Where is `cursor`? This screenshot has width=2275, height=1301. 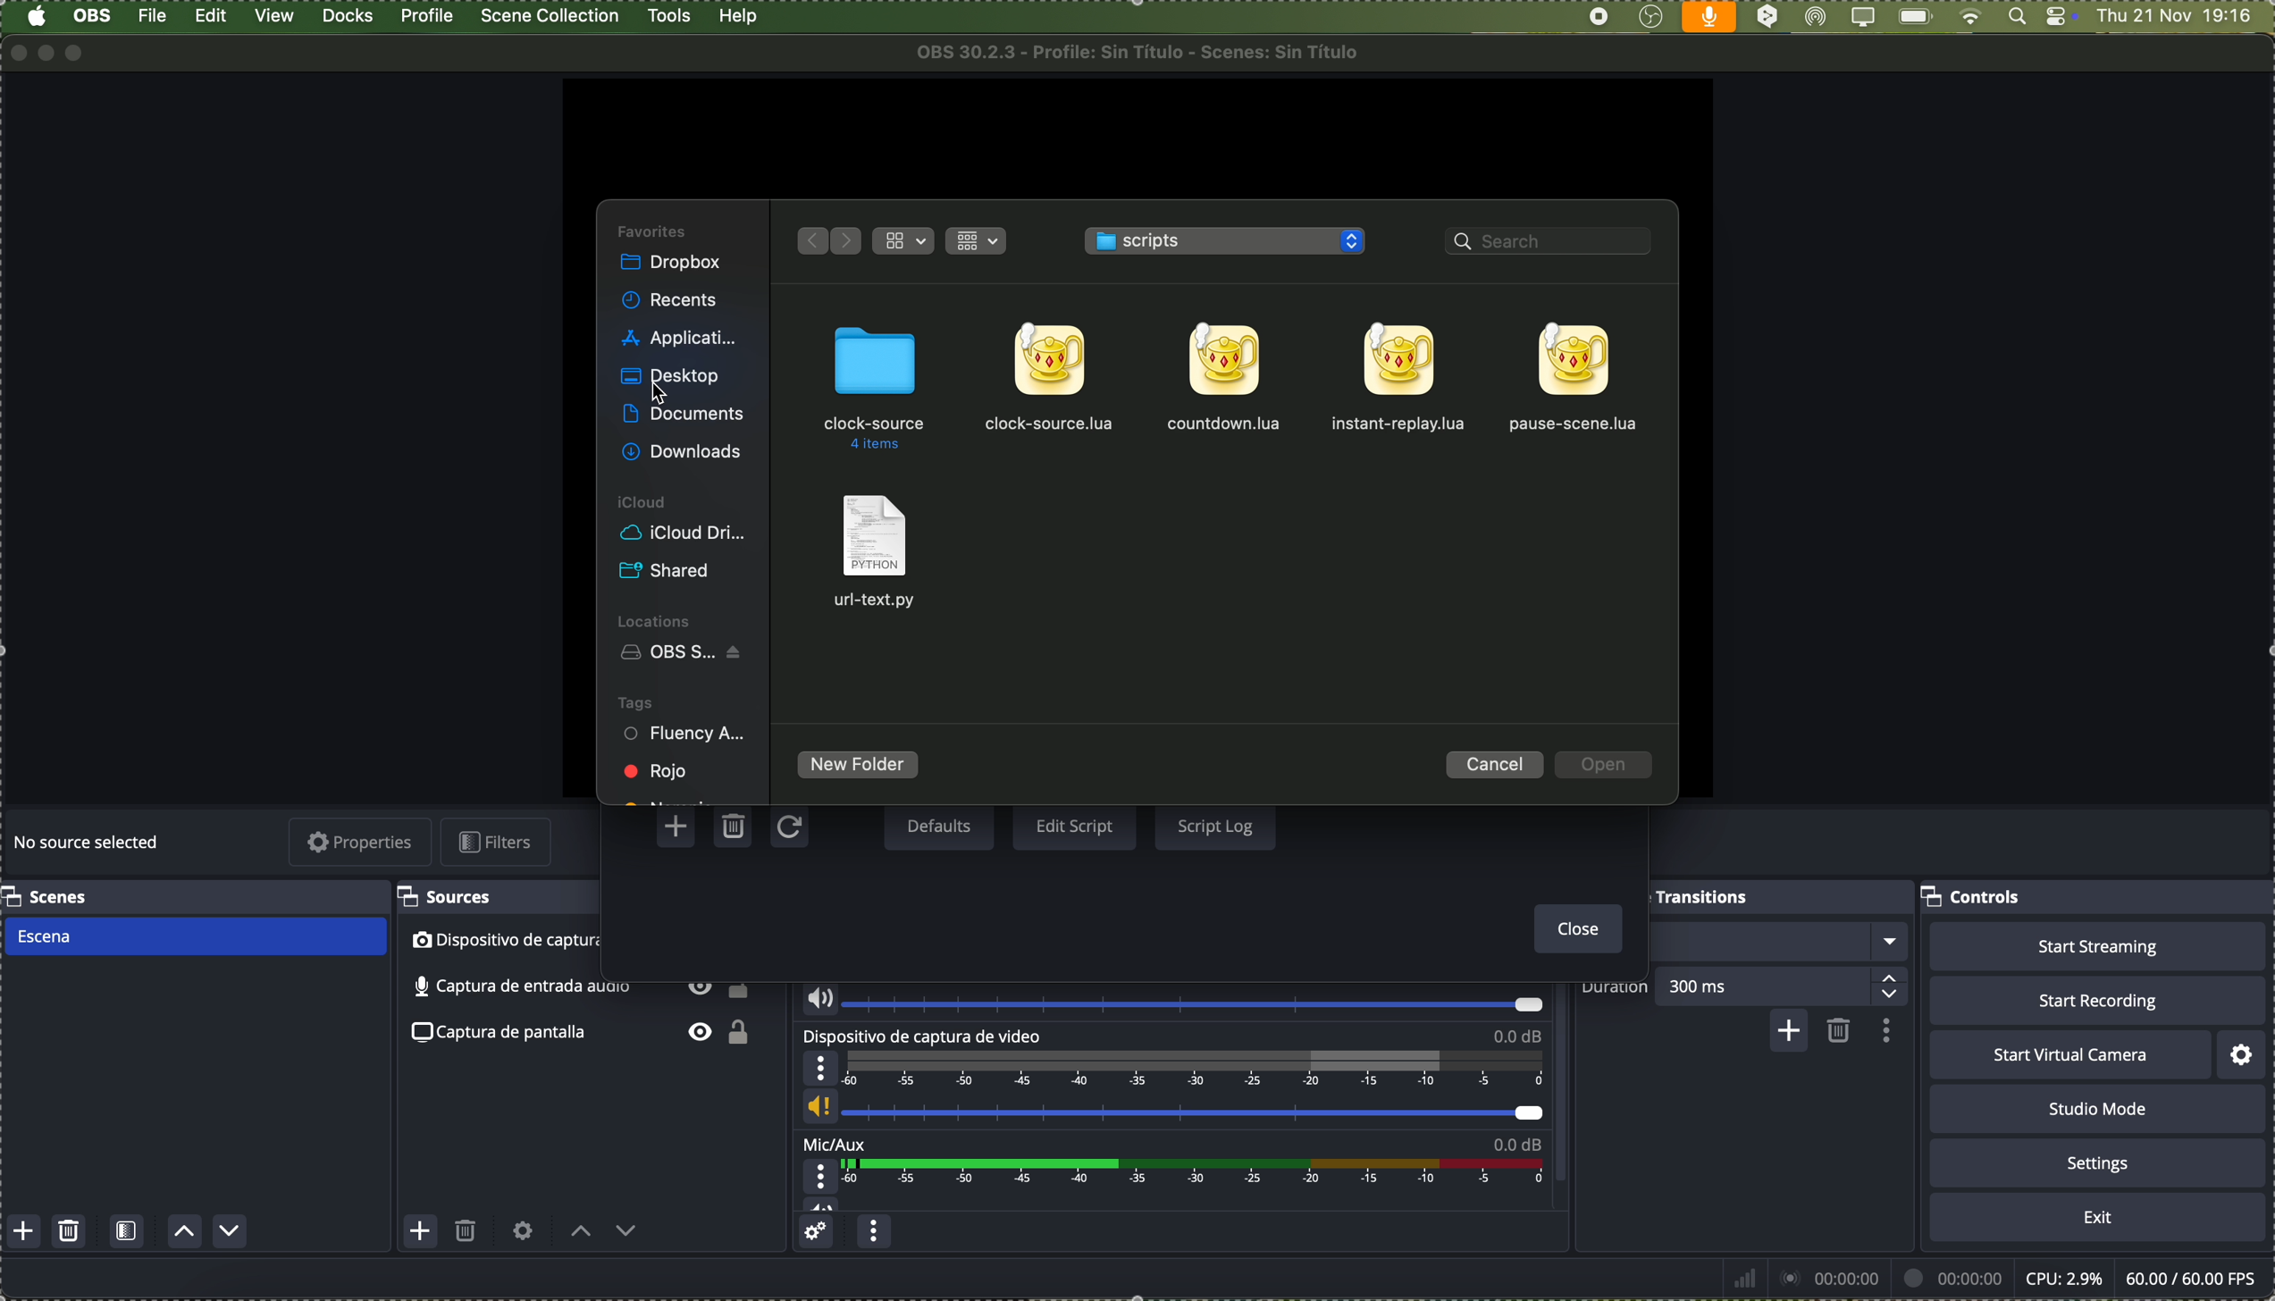
cursor is located at coordinates (658, 393).